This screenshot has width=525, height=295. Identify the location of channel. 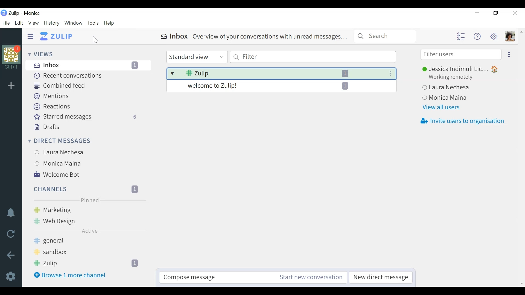
(90, 264).